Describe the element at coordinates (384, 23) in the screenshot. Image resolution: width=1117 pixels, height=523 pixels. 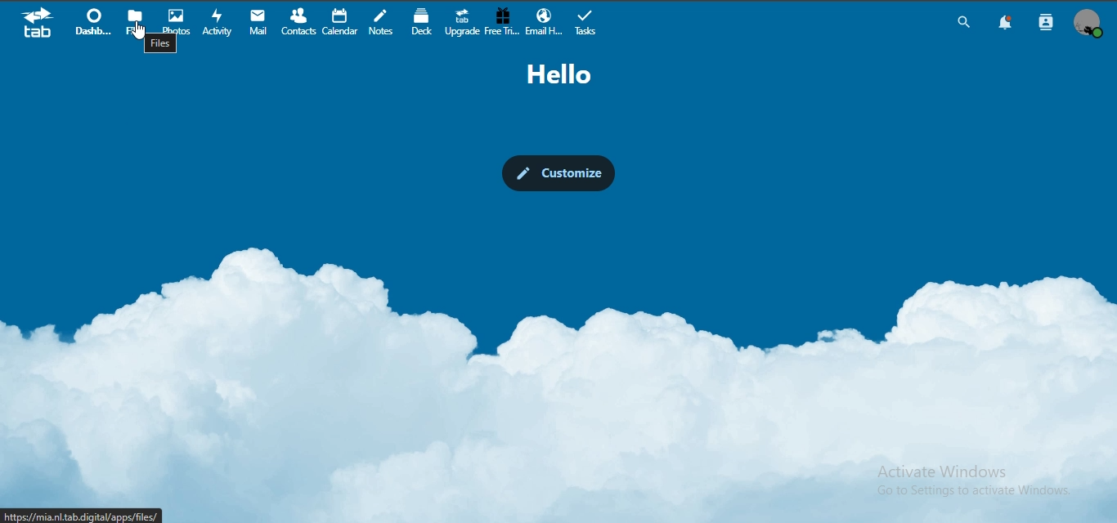
I see `notes` at that location.